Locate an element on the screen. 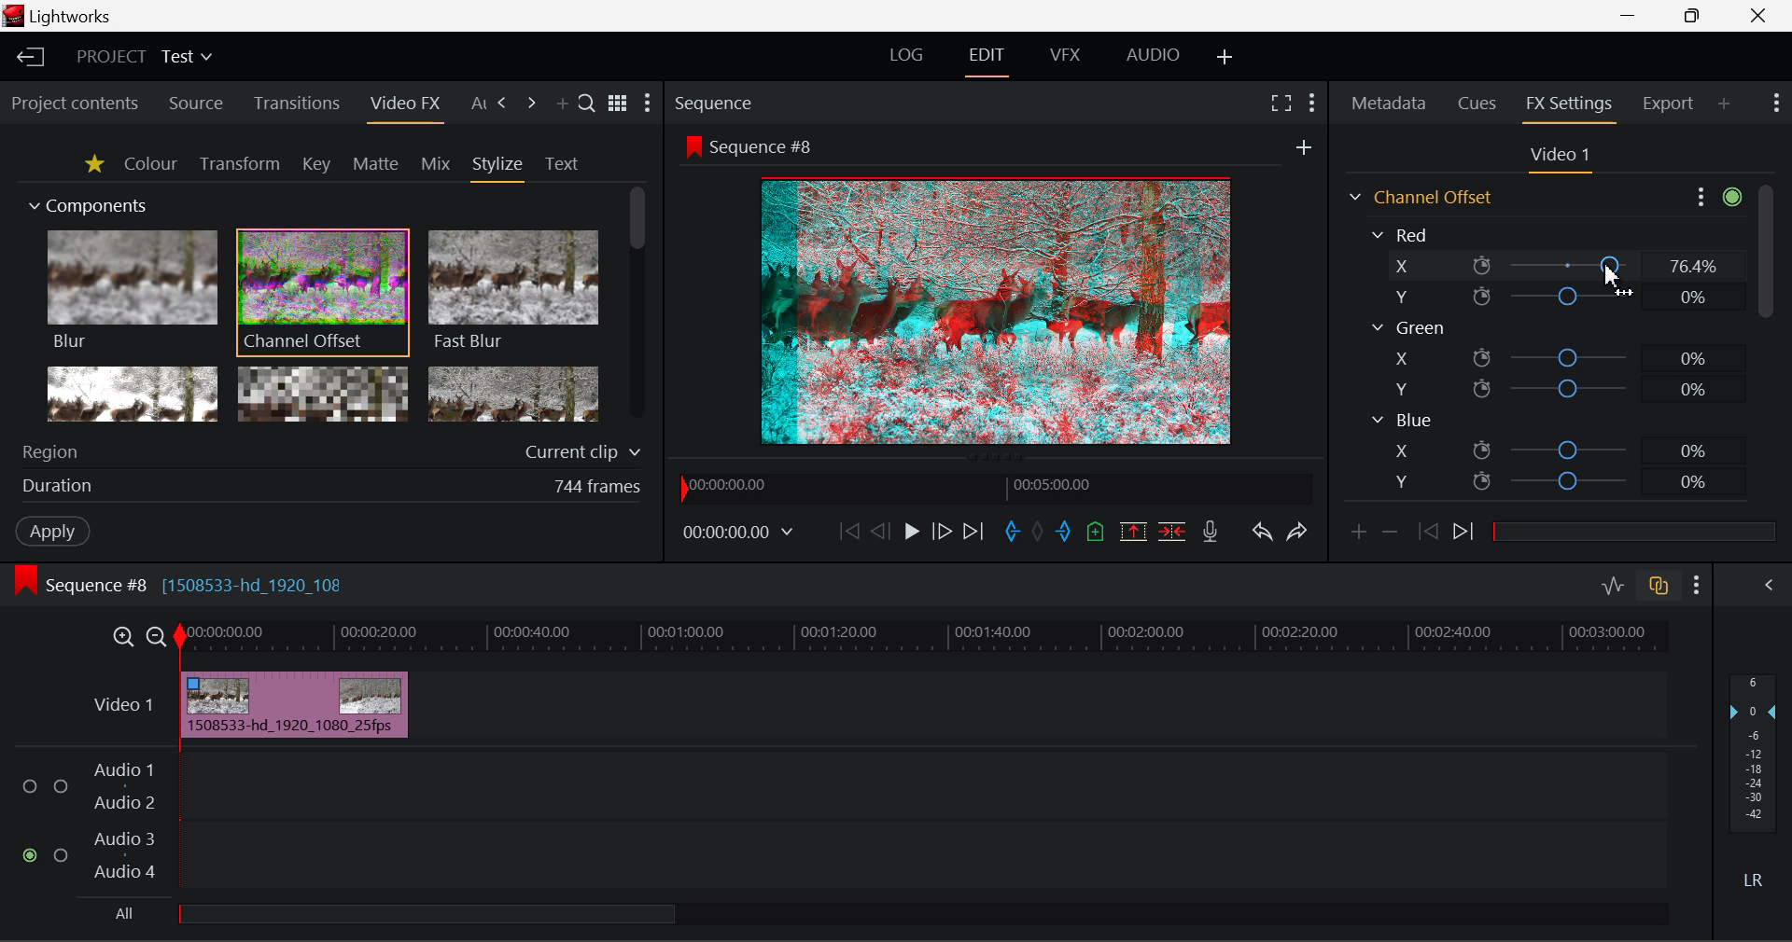  Window Title is located at coordinates (71, 17).